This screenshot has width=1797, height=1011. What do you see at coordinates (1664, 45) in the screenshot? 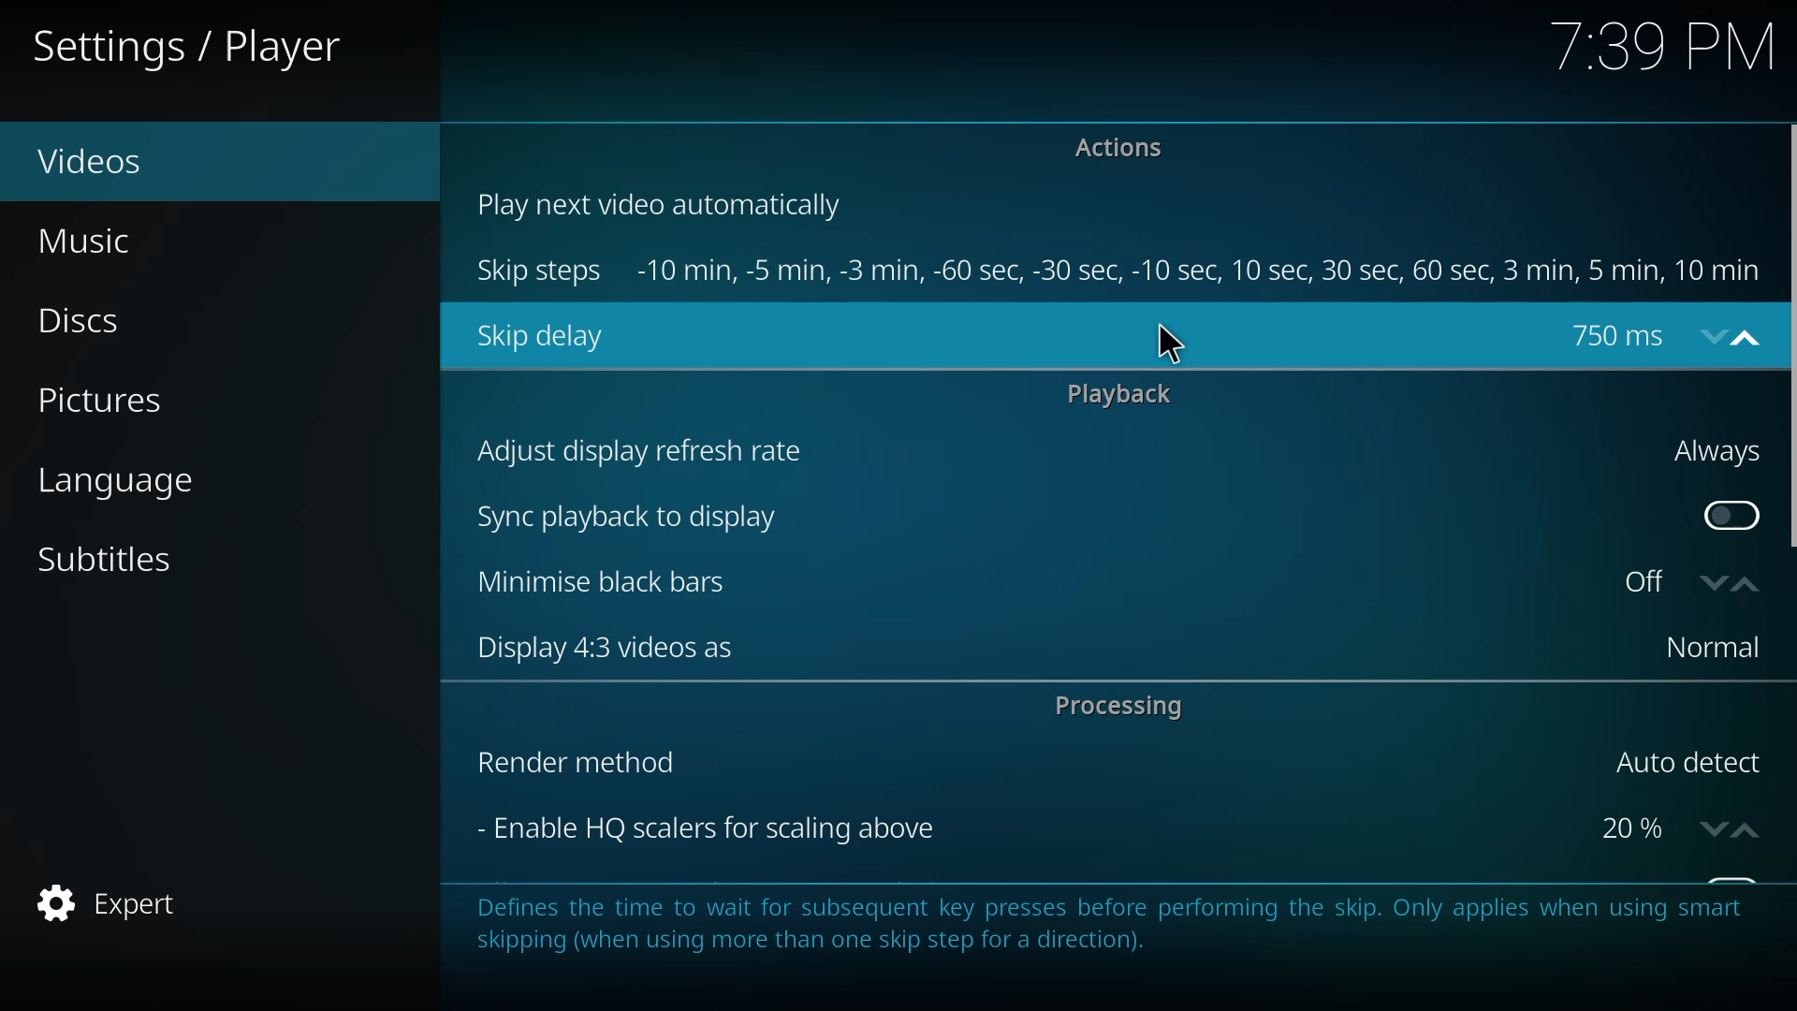
I see `time` at bounding box center [1664, 45].